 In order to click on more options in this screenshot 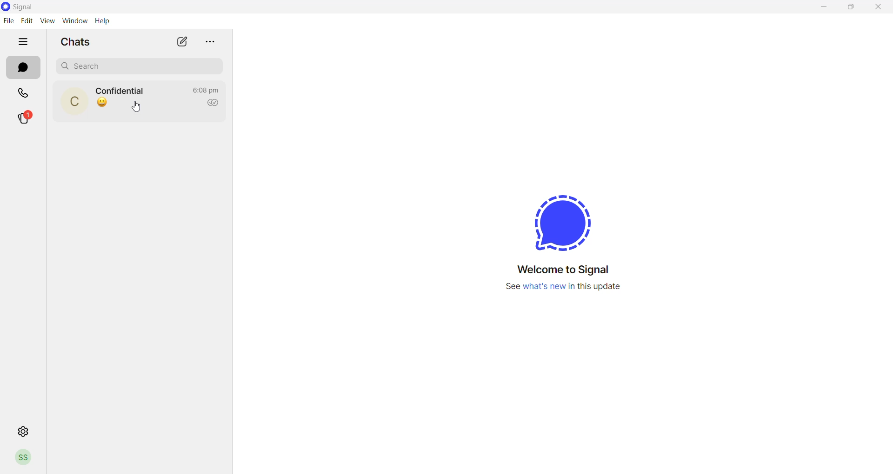, I will do `click(210, 43)`.